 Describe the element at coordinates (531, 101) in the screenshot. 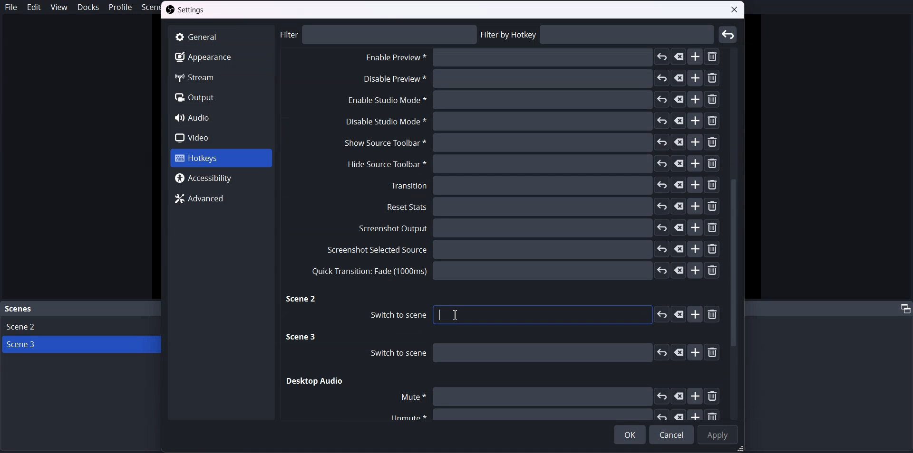

I see `Enable Studio Mode` at that location.